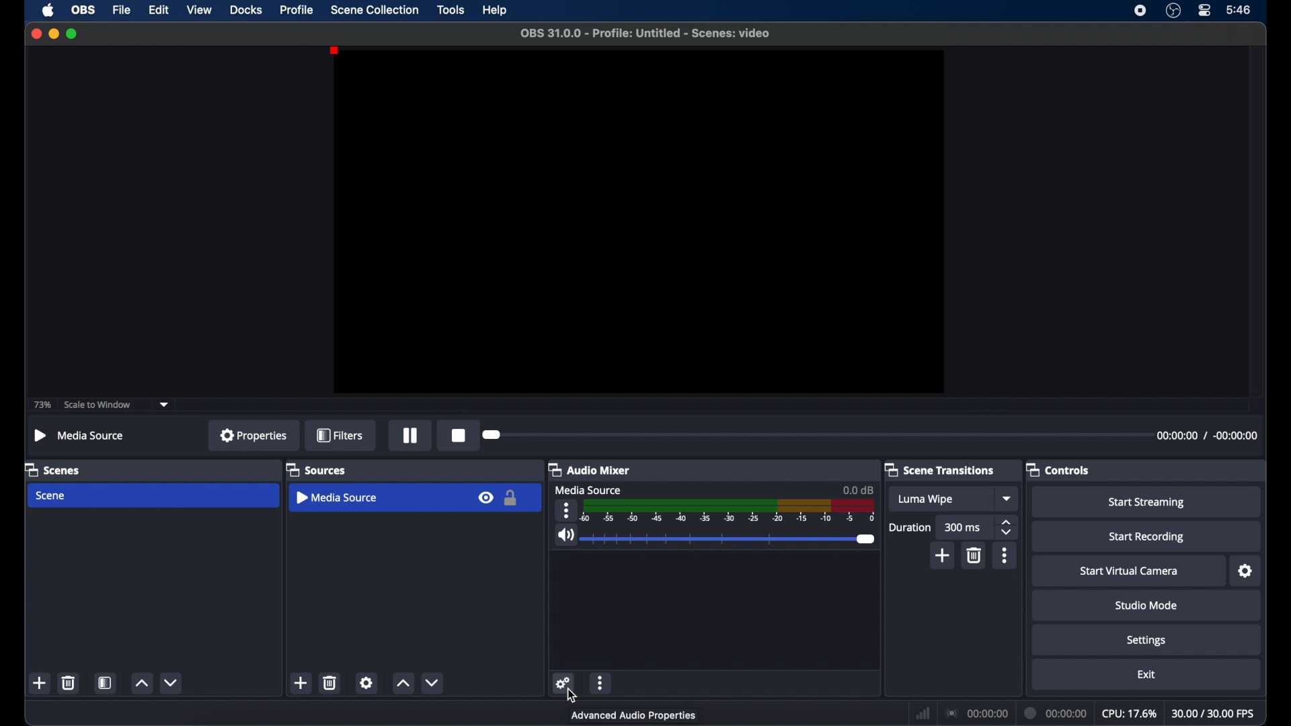  Describe the element at coordinates (82, 9) in the screenshot. I see `obs` at that location.